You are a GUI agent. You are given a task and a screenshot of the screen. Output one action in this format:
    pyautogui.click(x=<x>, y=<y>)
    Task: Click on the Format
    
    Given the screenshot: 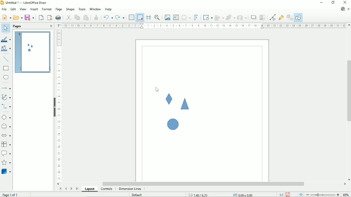 What is the action you would take?
    pyautogui.click(x=46, y=9)
    